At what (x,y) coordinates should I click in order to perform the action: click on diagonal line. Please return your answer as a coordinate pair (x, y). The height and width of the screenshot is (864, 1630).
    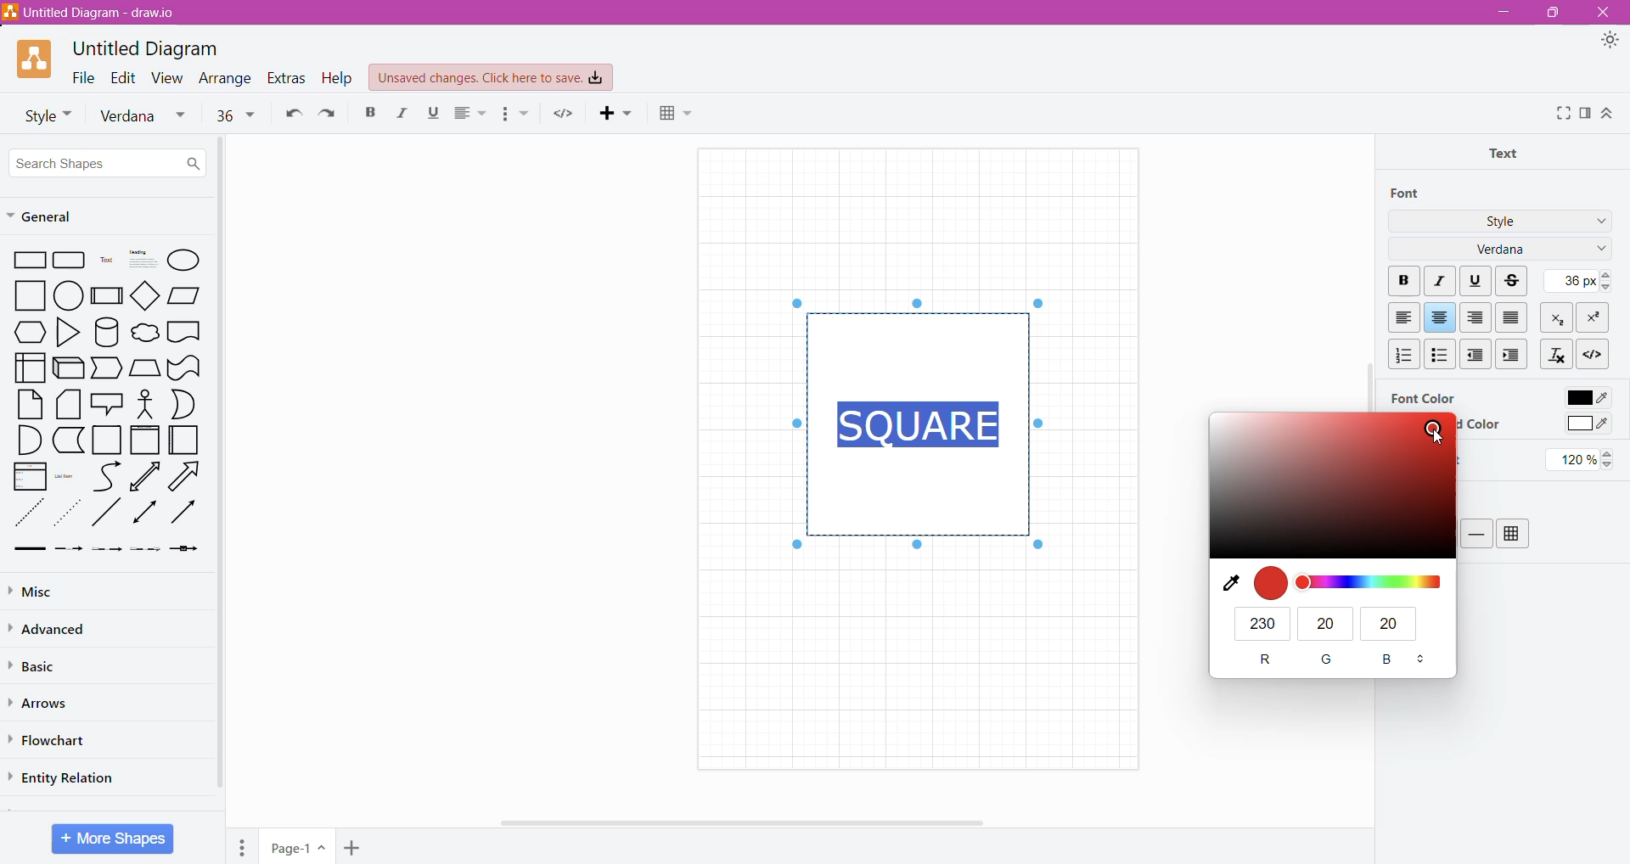
    Looking at the image, I should click on (108, 512).